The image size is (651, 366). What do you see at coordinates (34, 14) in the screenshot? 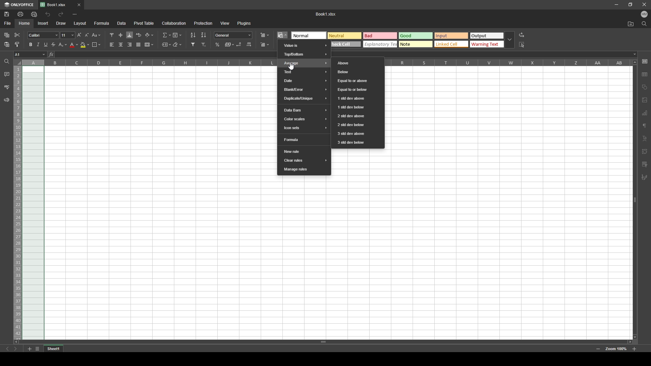
I see `quick print` at bounding box center [34, 14].